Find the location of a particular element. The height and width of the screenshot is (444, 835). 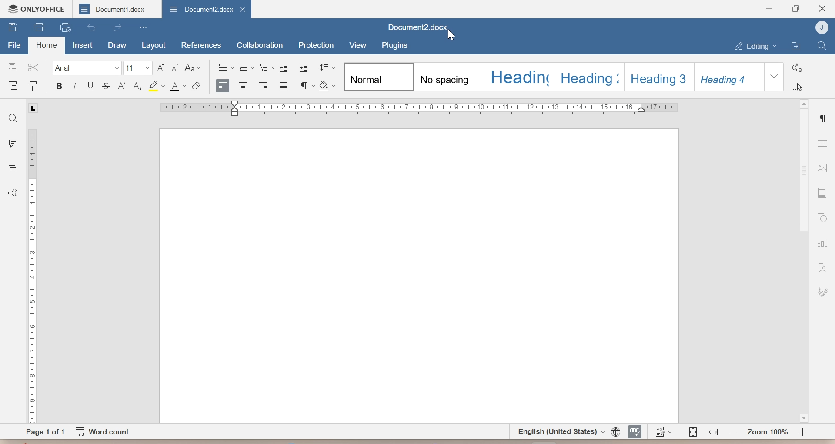

Underline is located at coordinates (91, 86).